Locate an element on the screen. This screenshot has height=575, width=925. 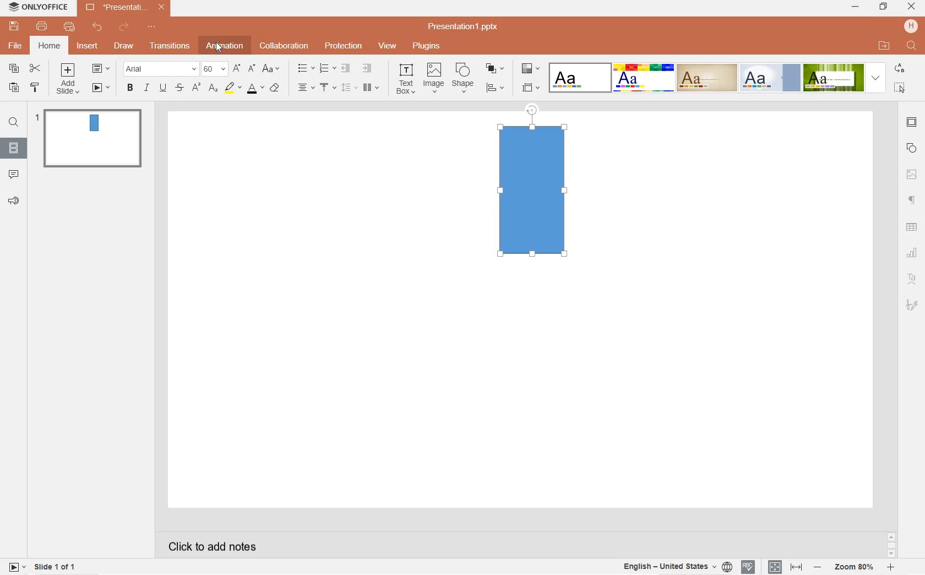
RESTORE is located at coordinates (881, 7).